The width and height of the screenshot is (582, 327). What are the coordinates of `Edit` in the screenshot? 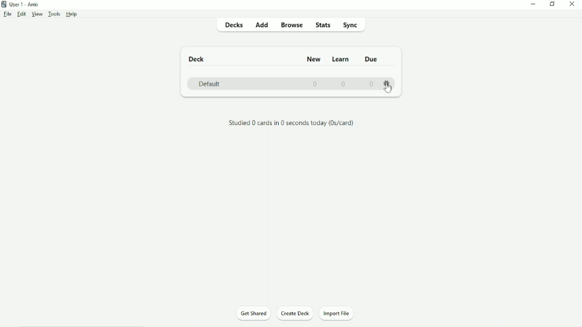 It's located at (22, 14).